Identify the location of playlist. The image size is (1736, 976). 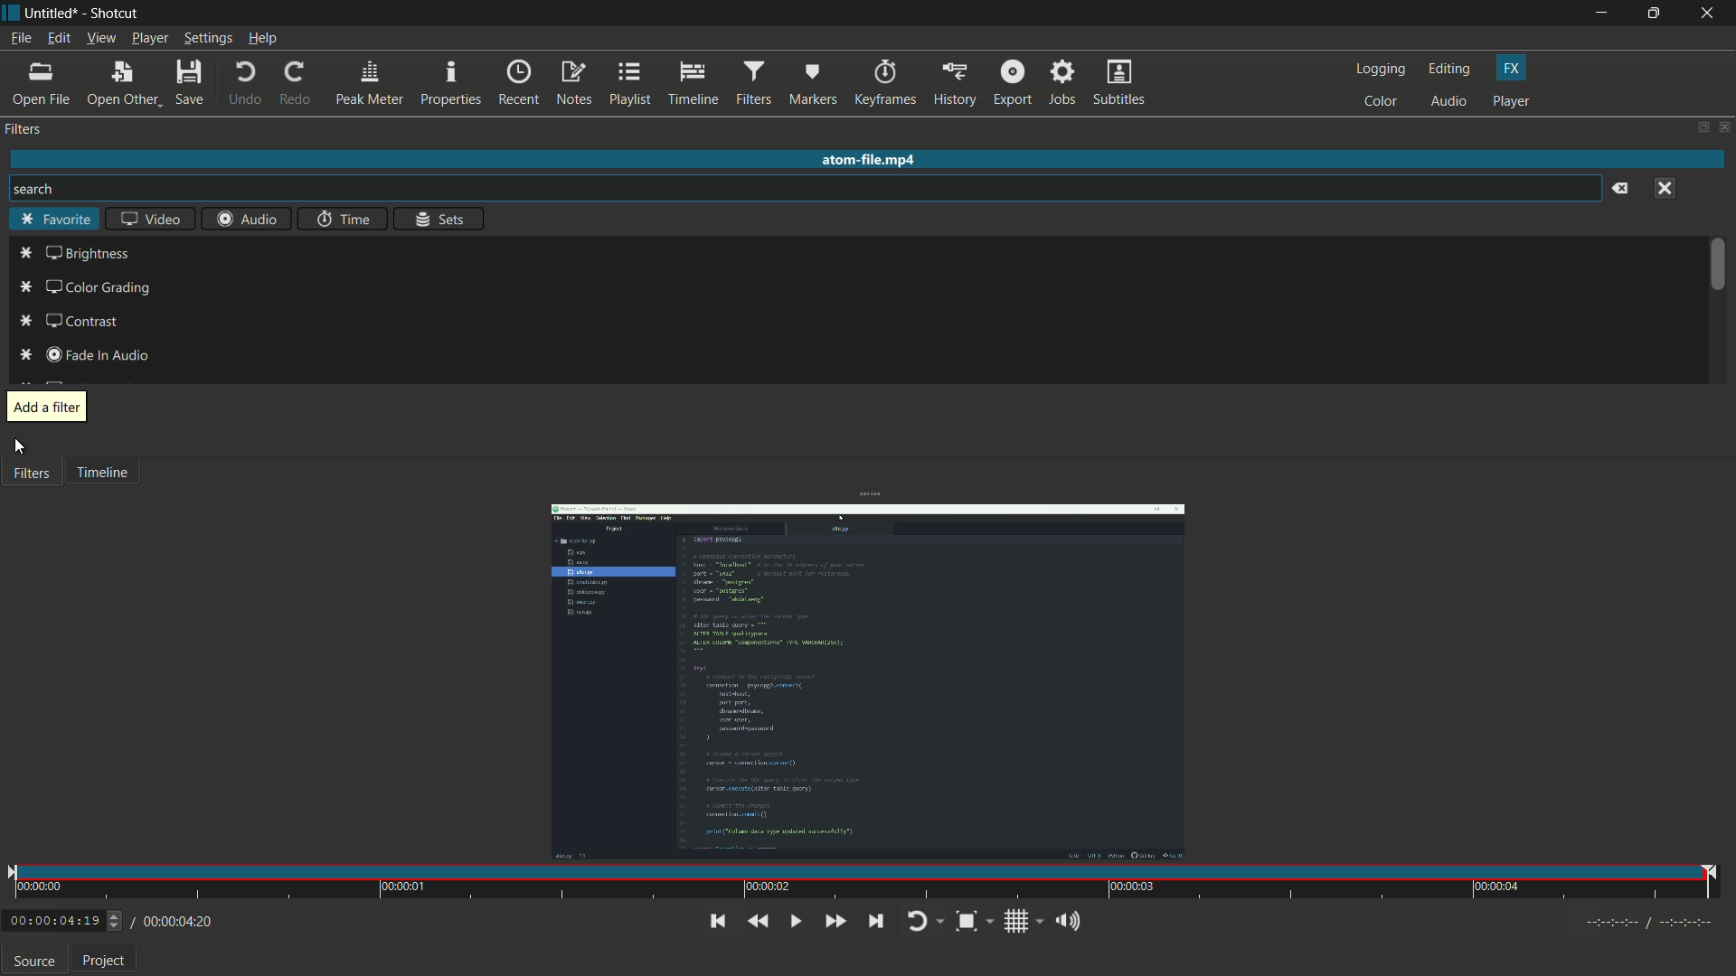
(628, 82).